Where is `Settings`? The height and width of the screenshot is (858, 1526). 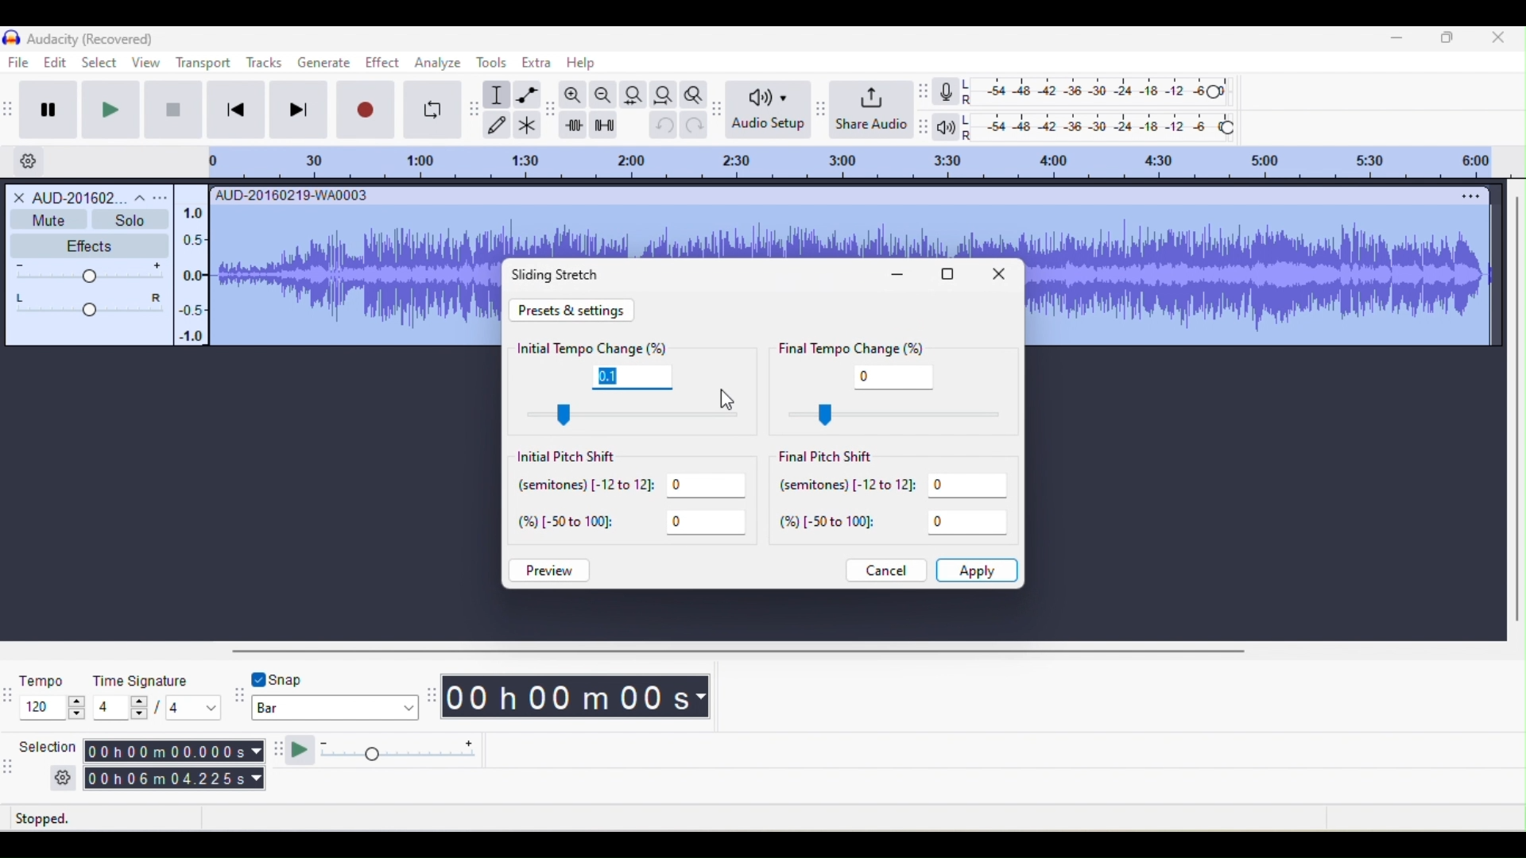 Settings is located at coordinates (28, 160).